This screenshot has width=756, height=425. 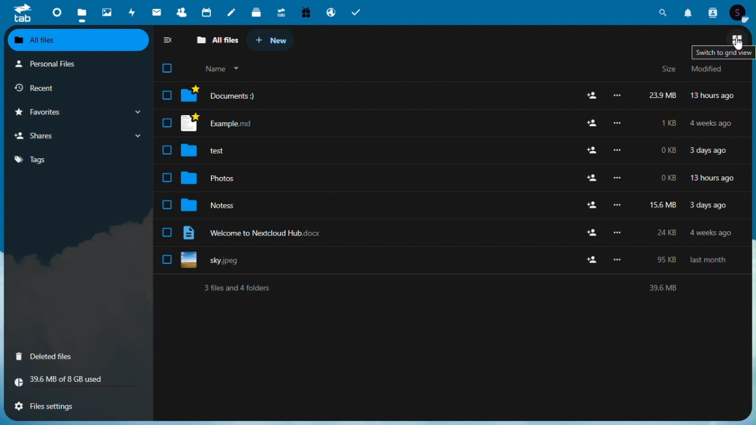 What do you see at coordinates (667, 178) in the screenshot?
I see `0kb` at bounding box center [667, 178].